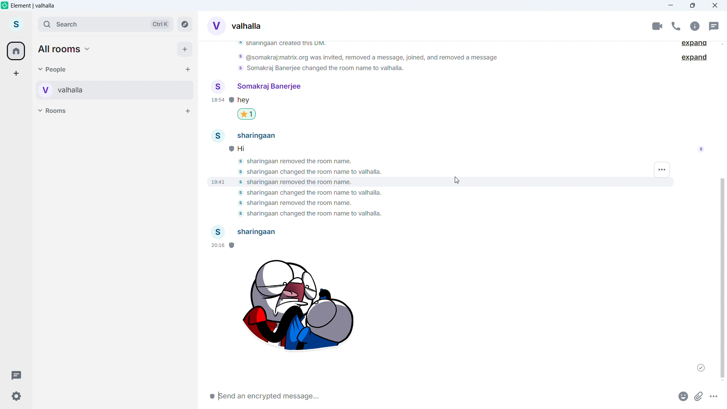  What do you see at coordinates (185, 50) in the screenshot?
I see `Add ` at bounding box center [185, 50].